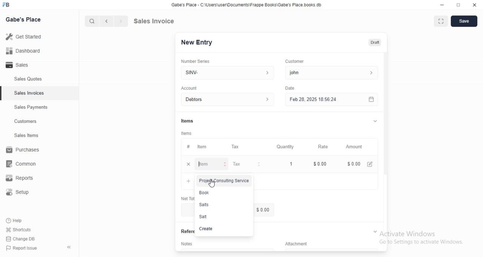  What do you see at coordinates (212, 165) in the screenshot?
I see `Item` at bounding box center [212, 165].